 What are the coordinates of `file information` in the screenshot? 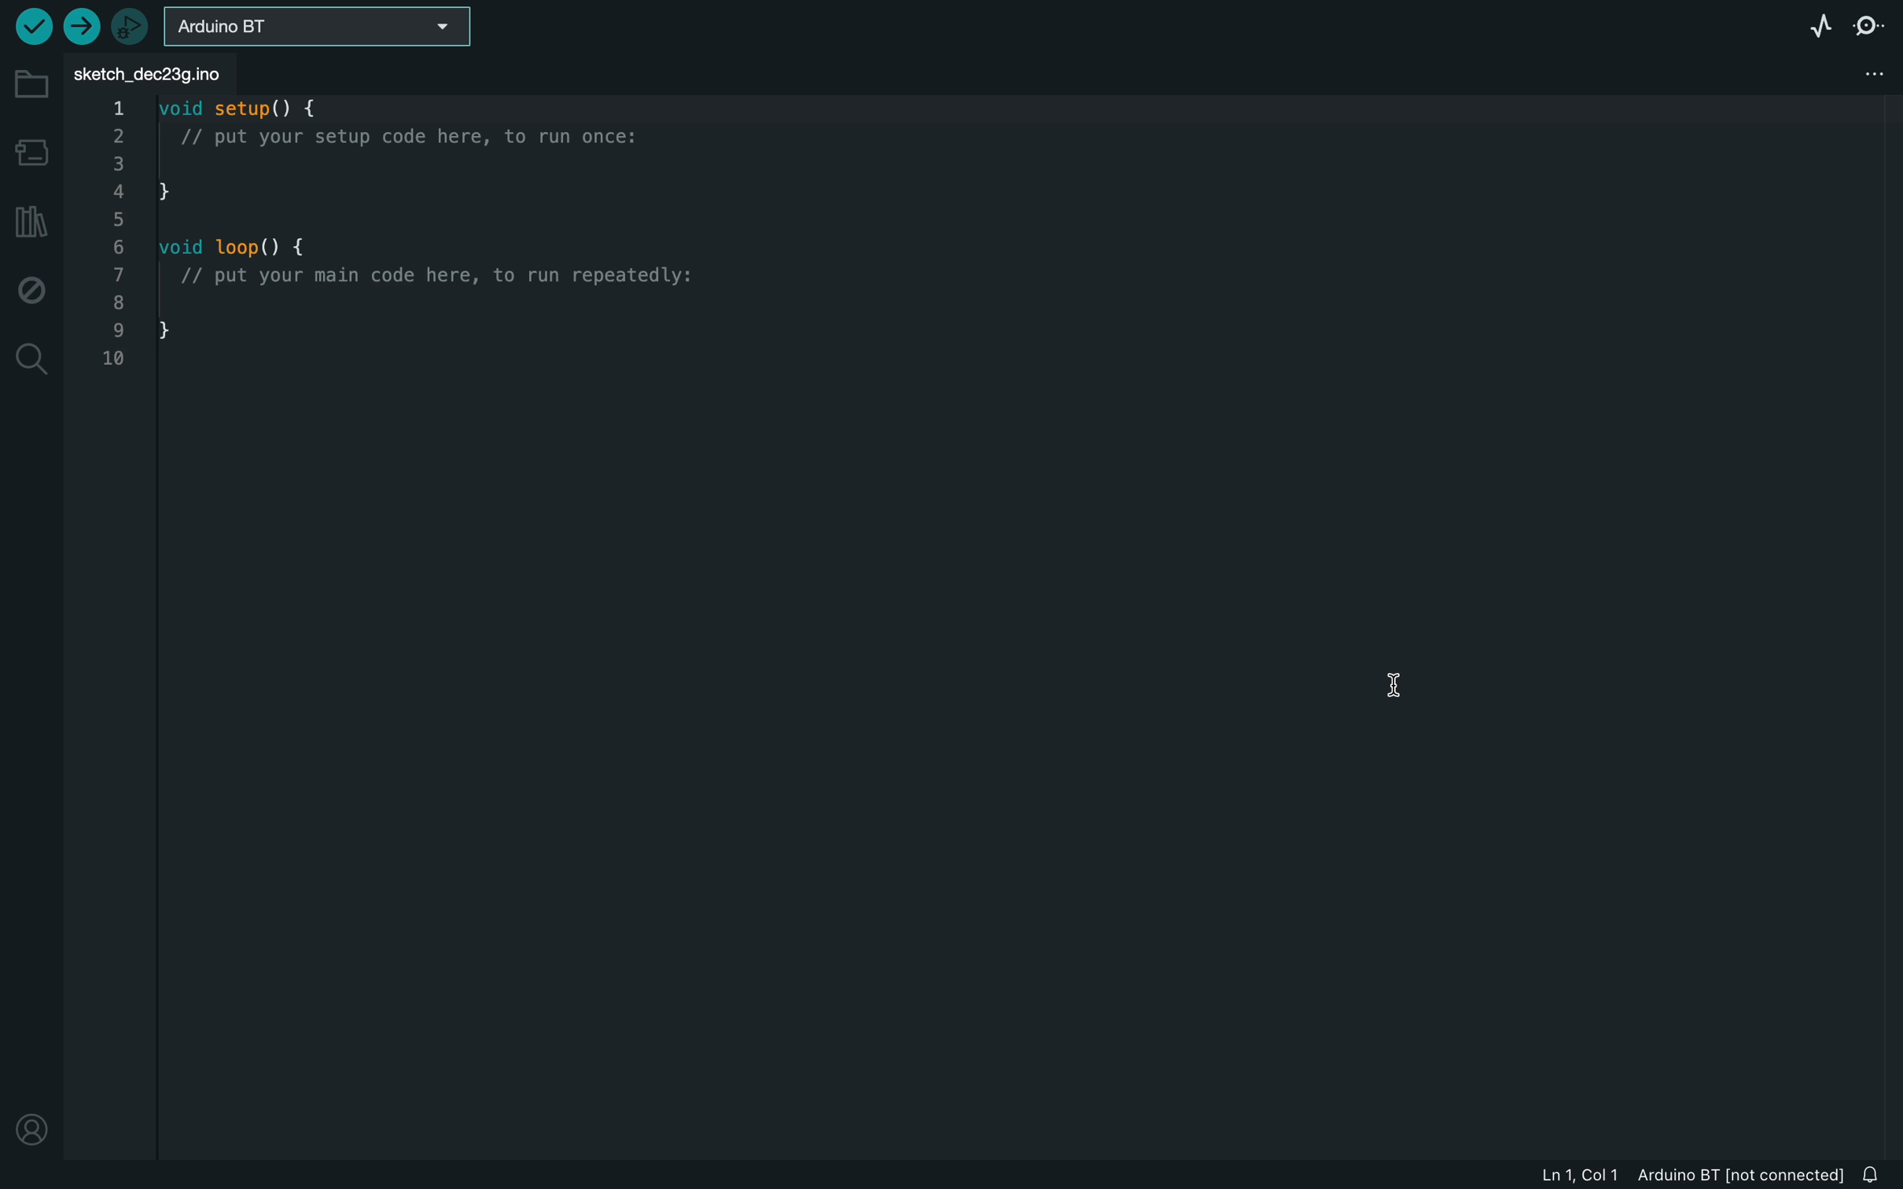 It's located at (1687, 1176).